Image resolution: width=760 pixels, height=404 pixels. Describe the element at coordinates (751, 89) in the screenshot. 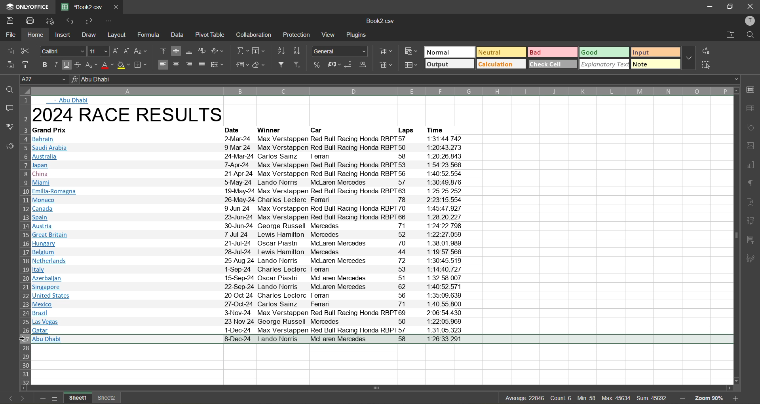

I see `call settings` at that location.